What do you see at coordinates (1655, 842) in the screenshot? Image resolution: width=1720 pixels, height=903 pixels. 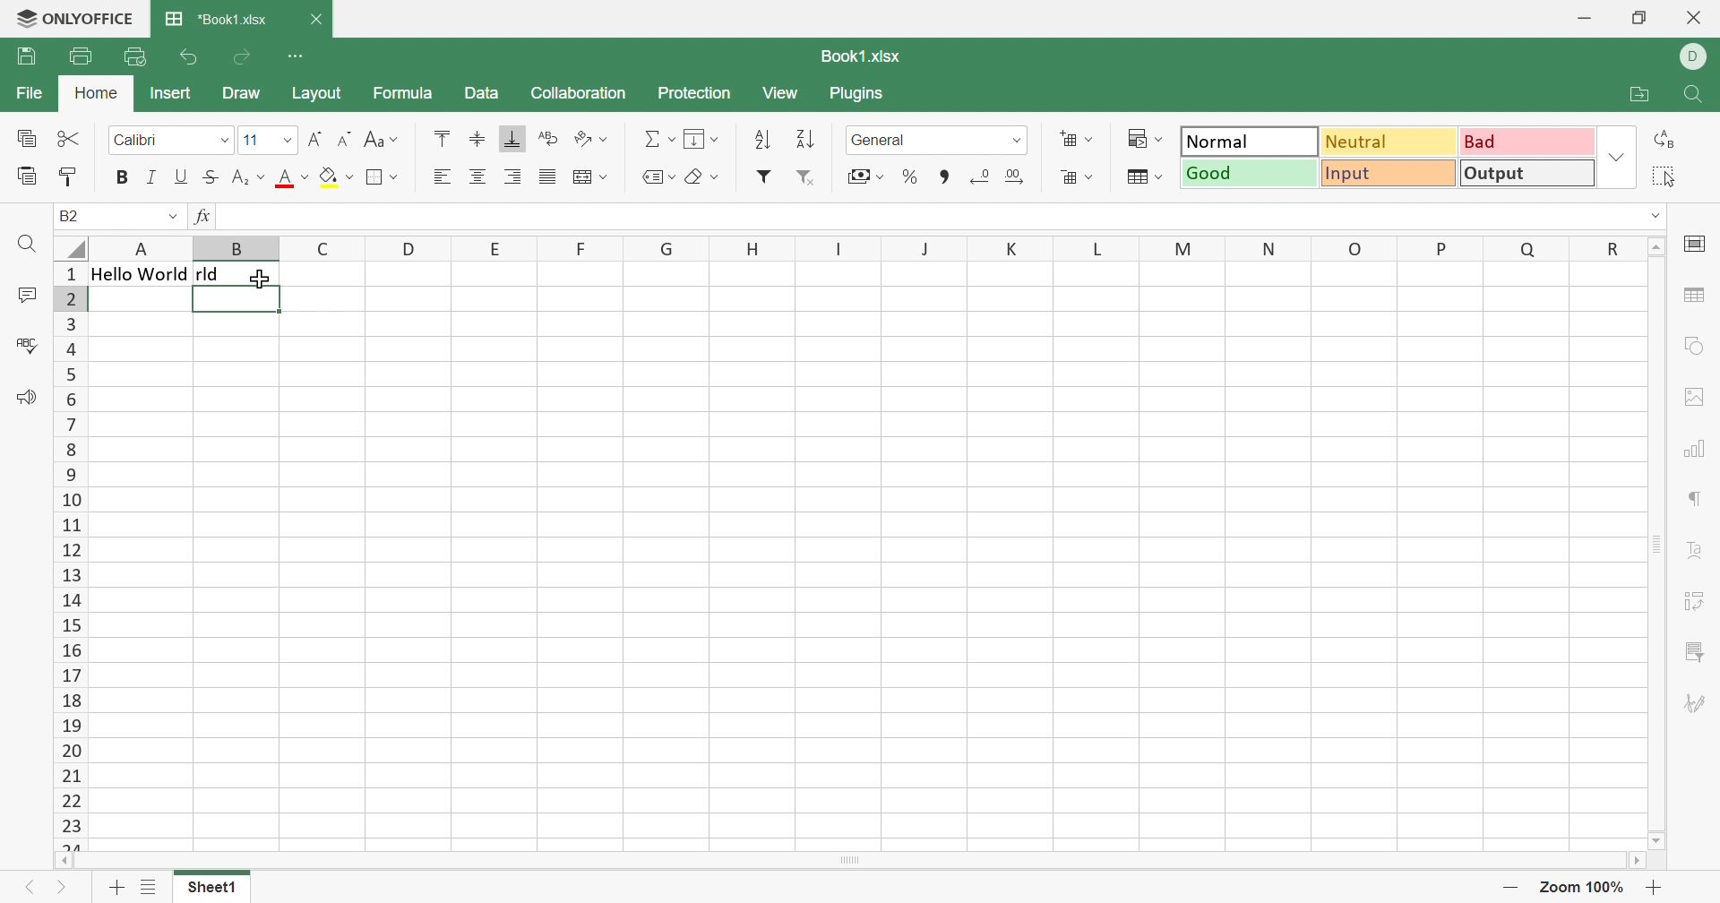 I see `Scroll Down` at bounding box center [1655, 842].